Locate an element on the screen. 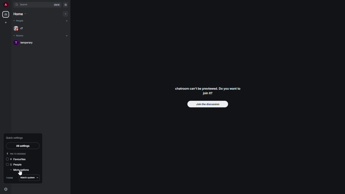 This screenshot has width=345, height=194. people is located at coordinates (19, 21).